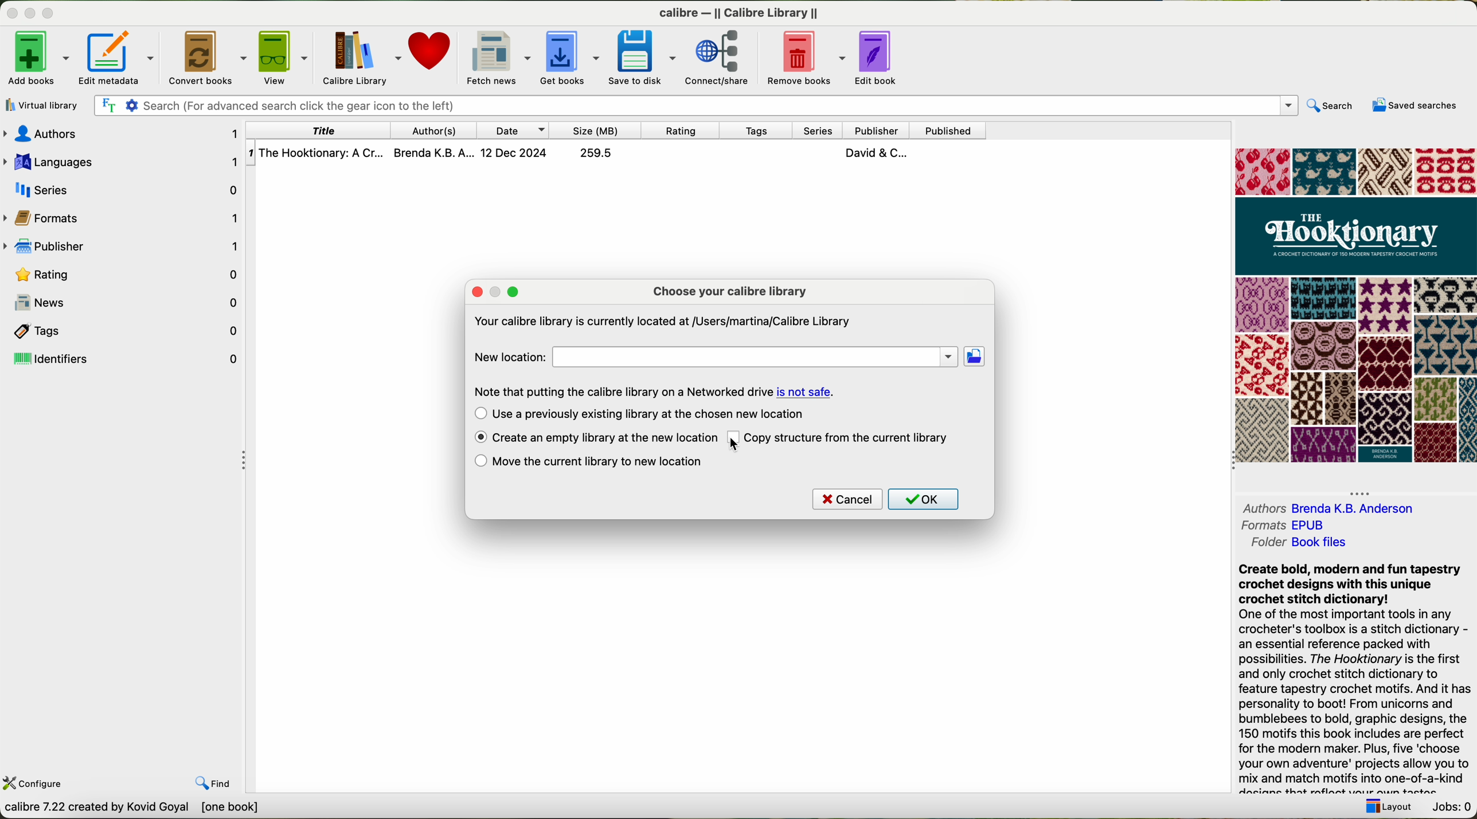 The height and width of the screenshot is (819, 1477). I want to click on Calibre library, so click(358, 54).